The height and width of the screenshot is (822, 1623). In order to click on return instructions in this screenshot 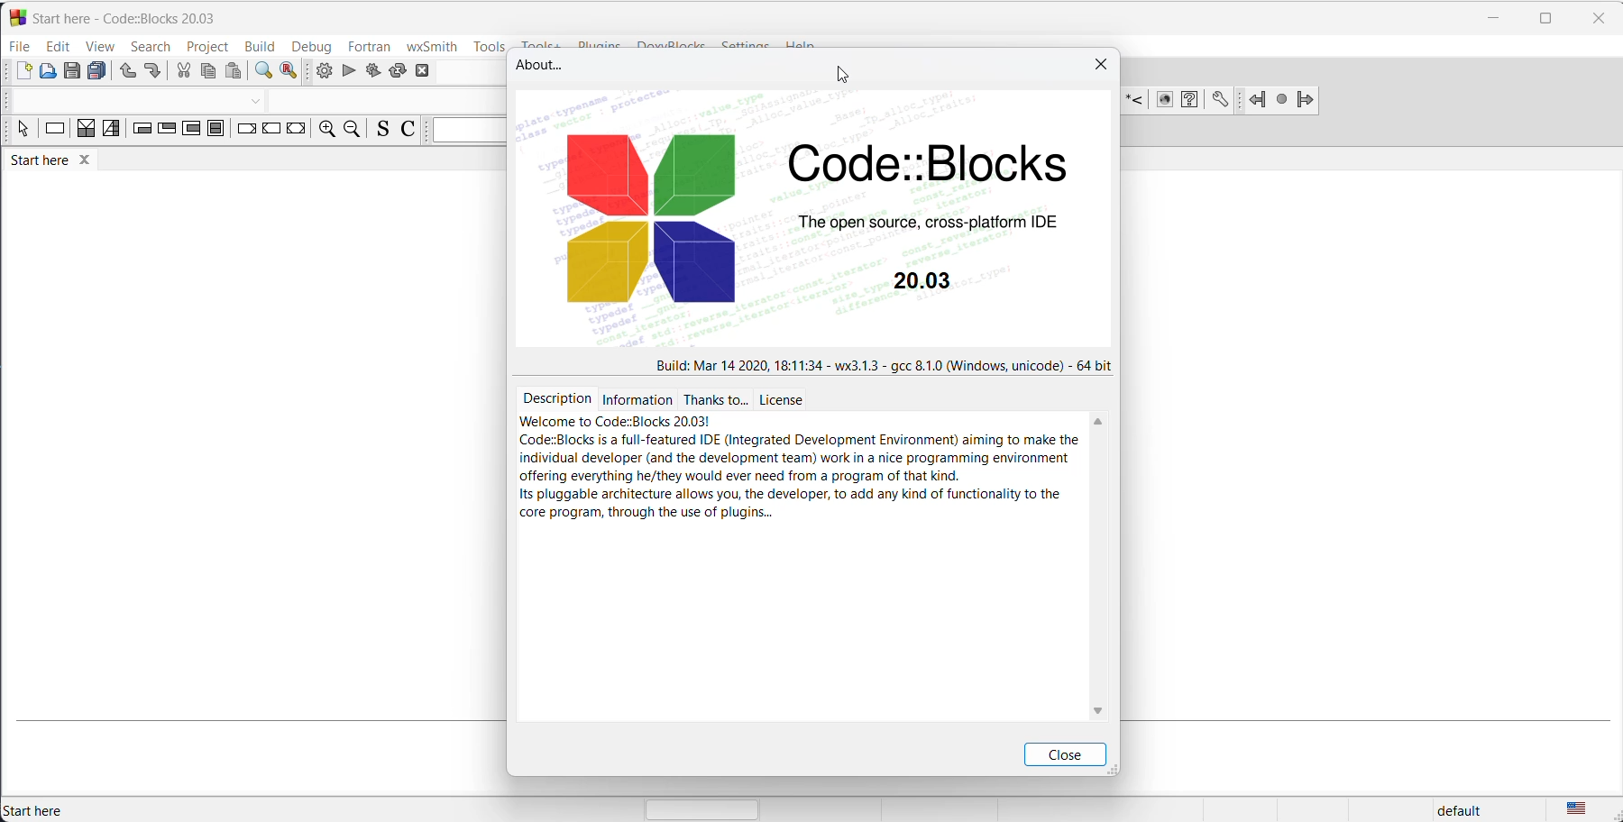, I will do `click(298, 131)`.